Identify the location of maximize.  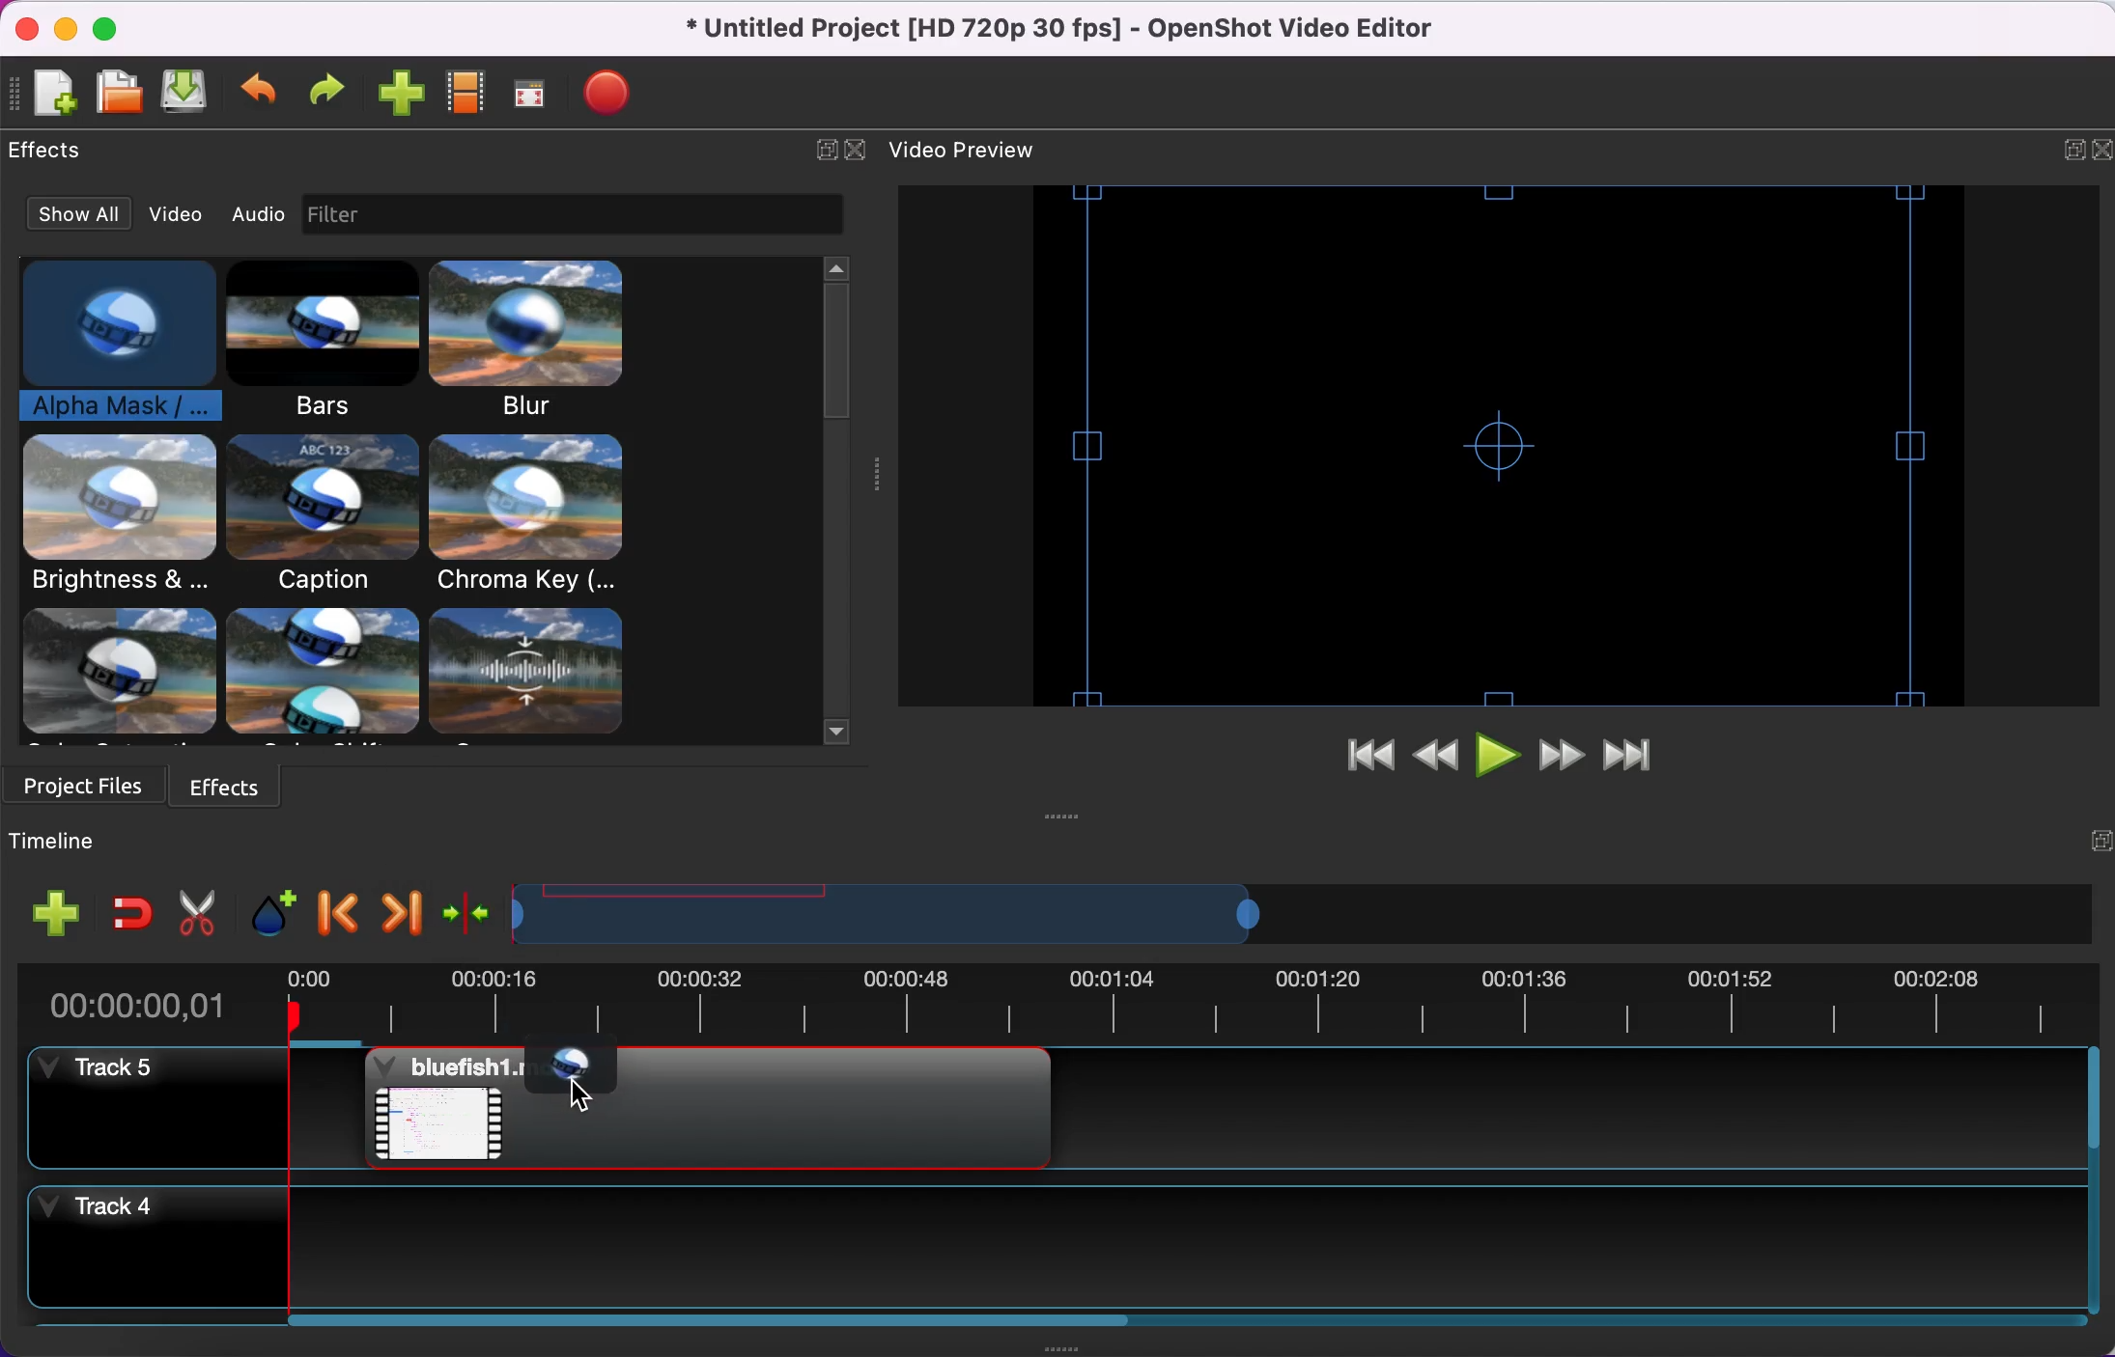
(110, 28).